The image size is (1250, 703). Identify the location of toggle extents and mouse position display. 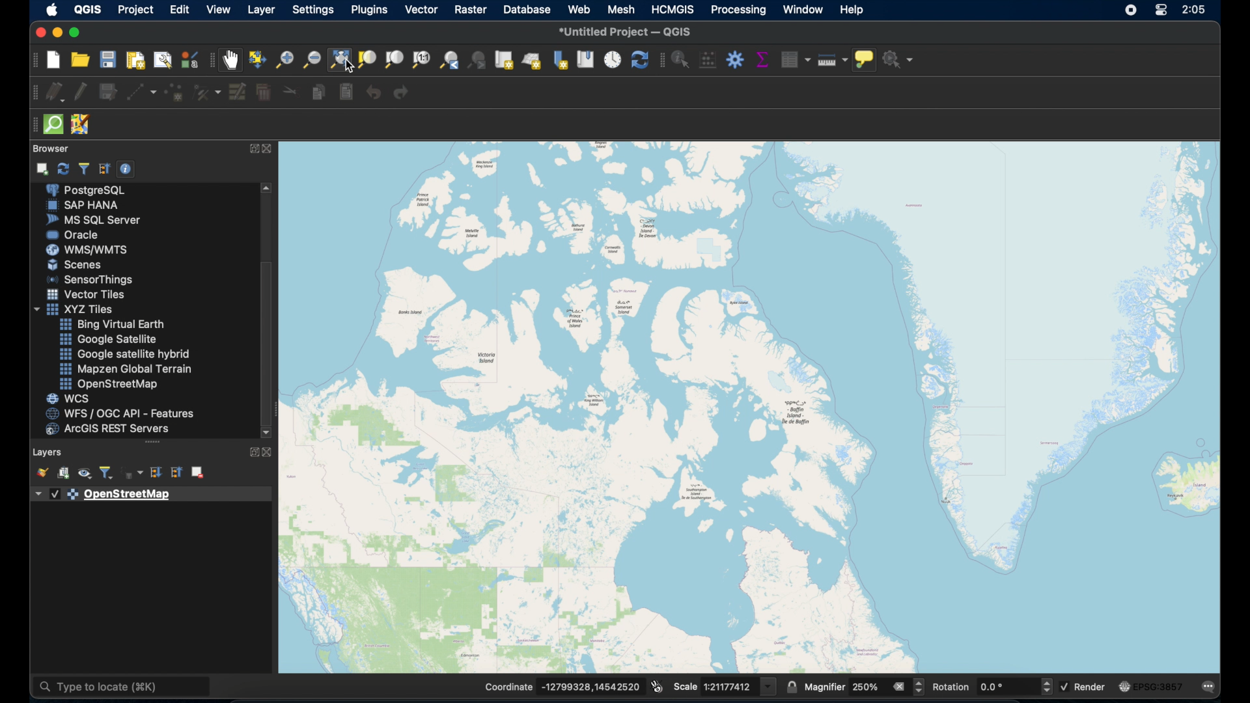
(658, 685).